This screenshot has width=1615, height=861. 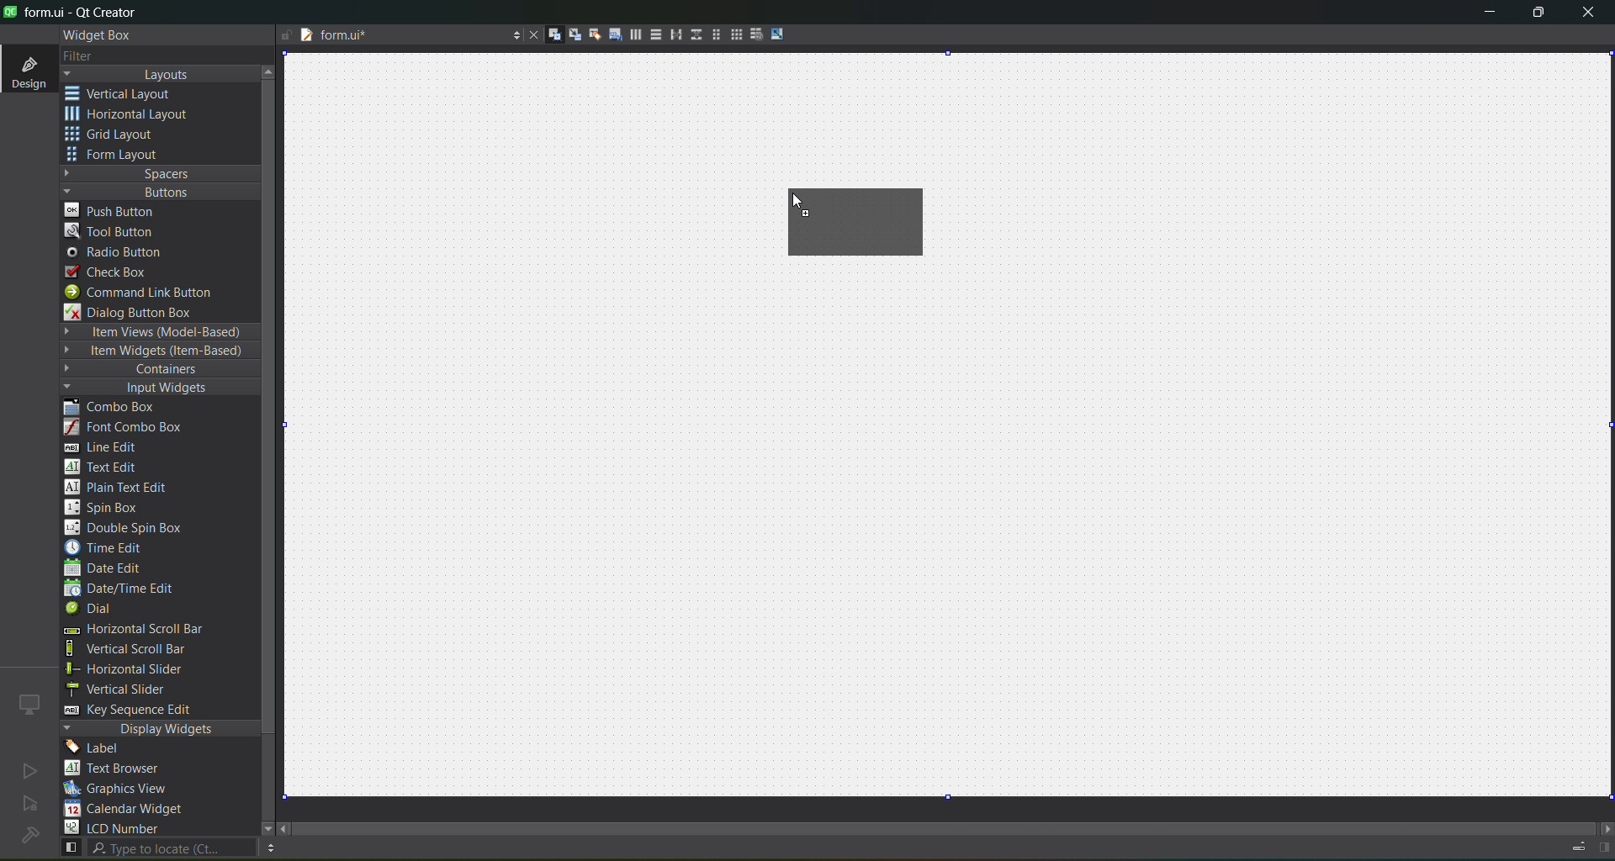 What do you see at coordinates (126, 811) in the screenshot?
I see `calendar` at bounding box center [126, 811].